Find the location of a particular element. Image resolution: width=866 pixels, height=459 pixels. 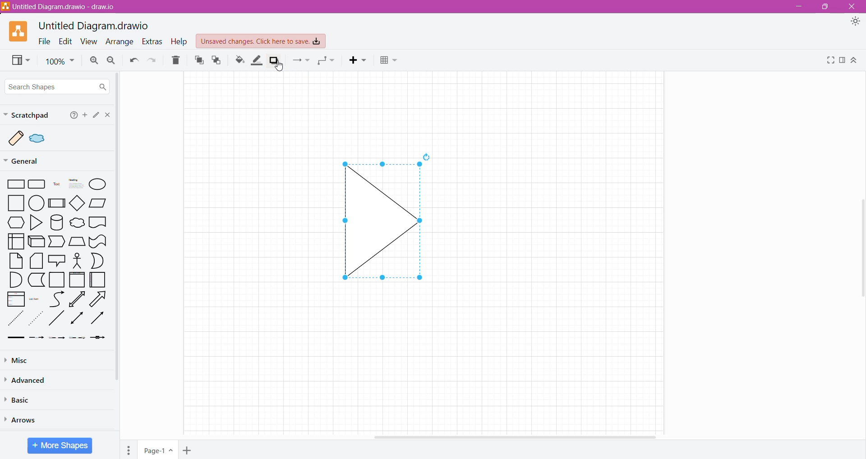

Connection is located at coordinates (302, 60).